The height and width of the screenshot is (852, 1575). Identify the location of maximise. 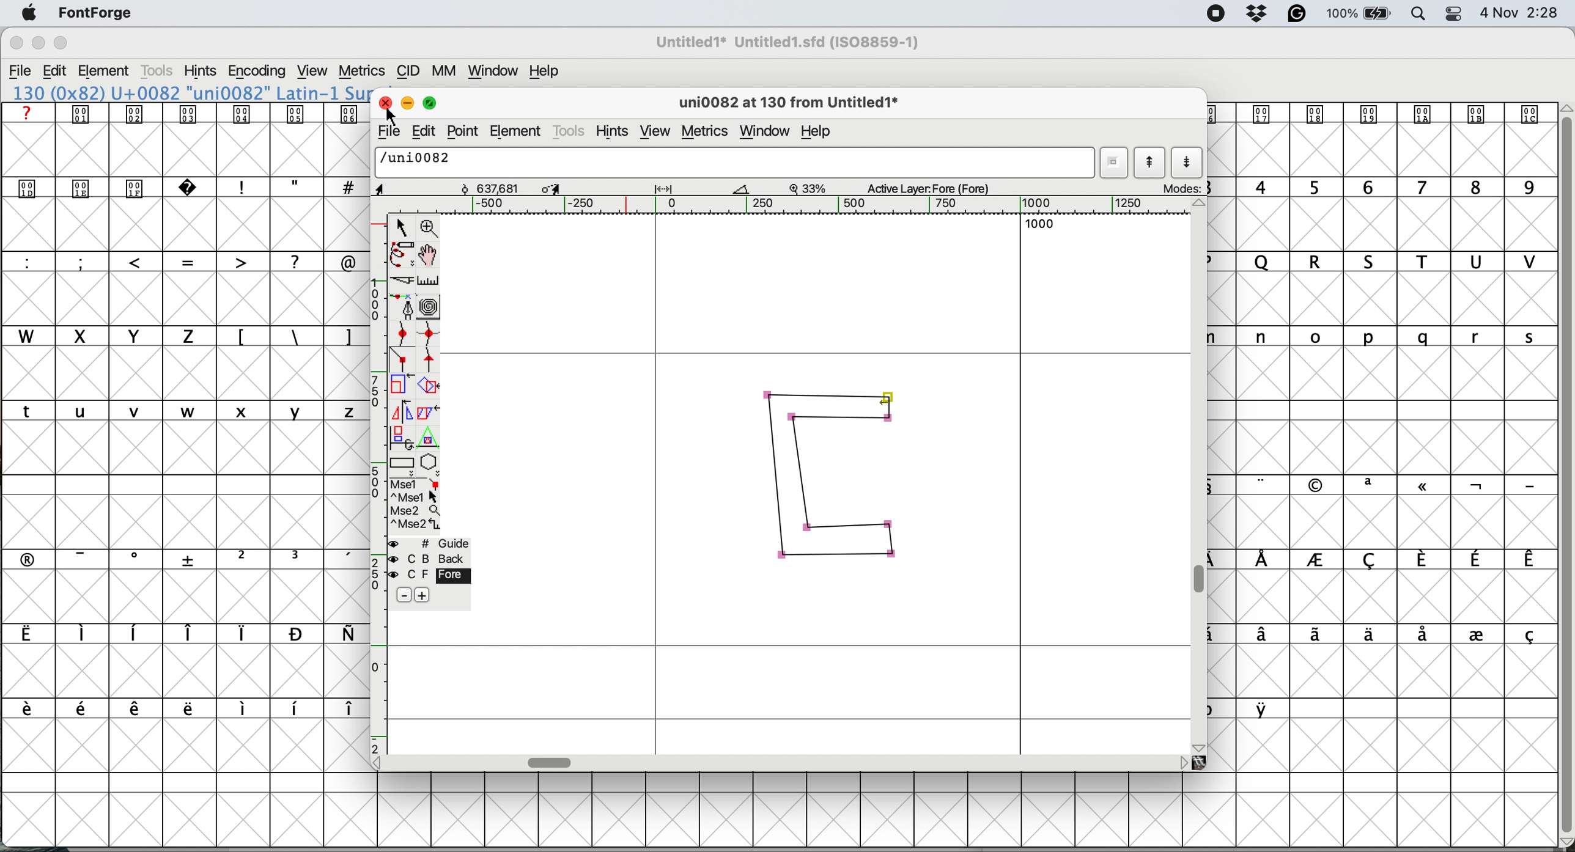
(62, 43).